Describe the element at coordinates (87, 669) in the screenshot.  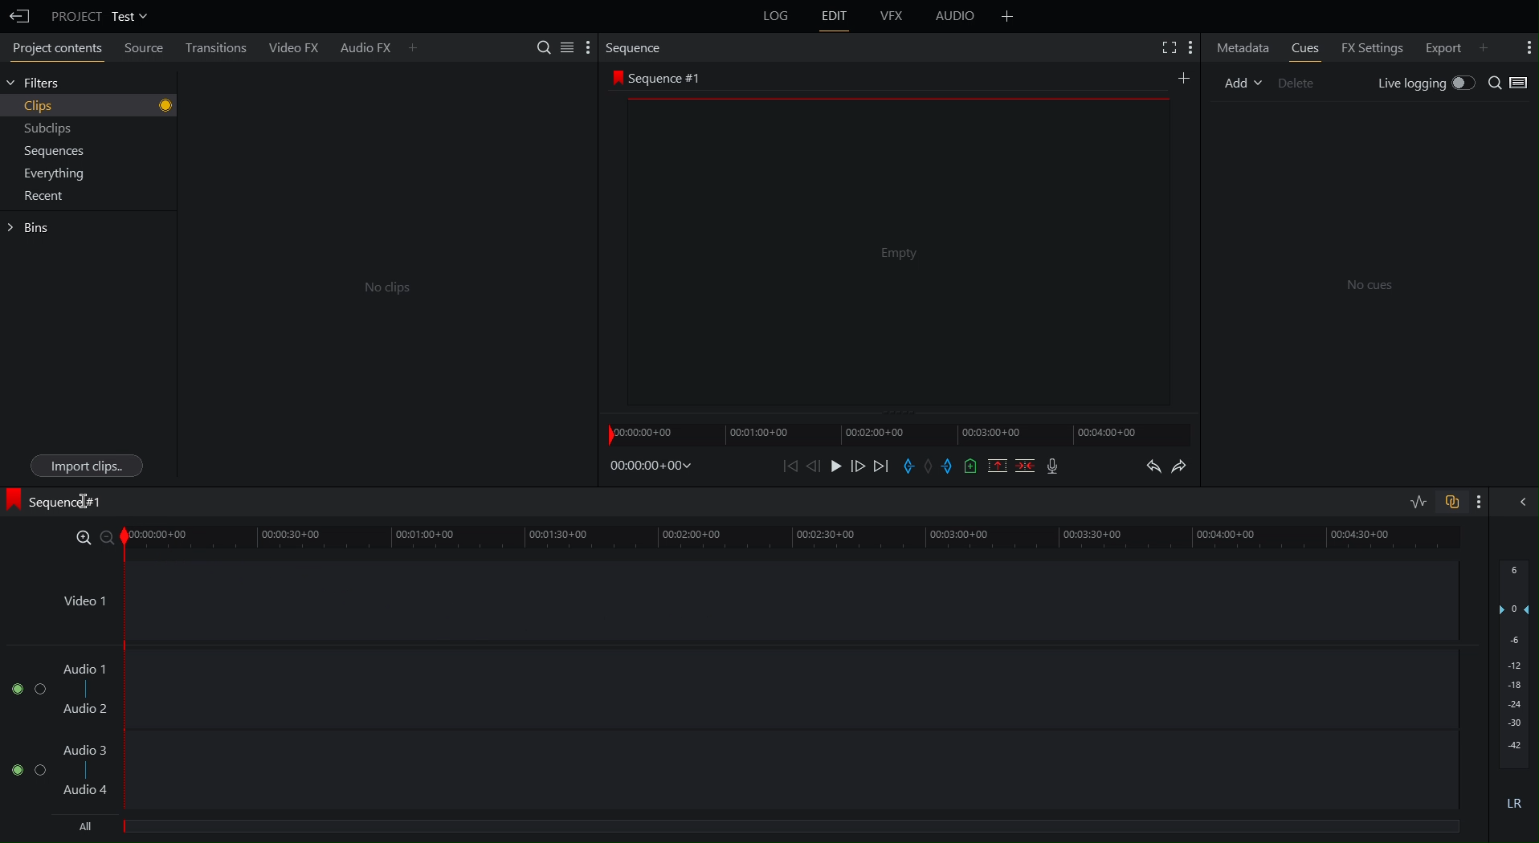
I see `Audio 1` at that location.